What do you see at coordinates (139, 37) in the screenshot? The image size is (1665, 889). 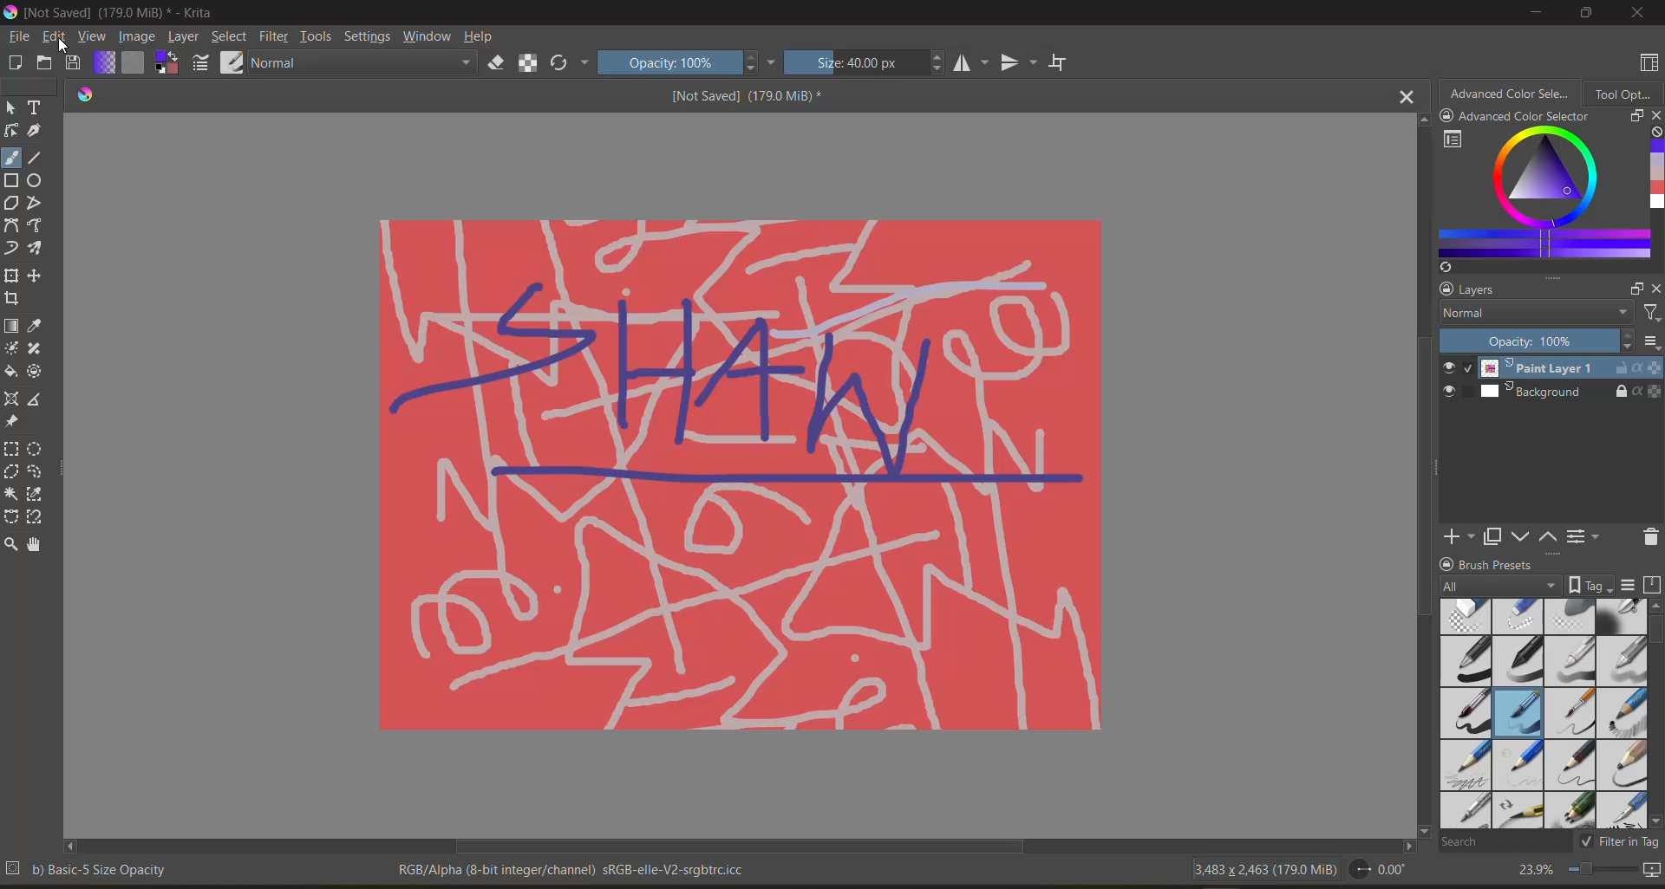 I see `image` at bounding box center [139, 37].